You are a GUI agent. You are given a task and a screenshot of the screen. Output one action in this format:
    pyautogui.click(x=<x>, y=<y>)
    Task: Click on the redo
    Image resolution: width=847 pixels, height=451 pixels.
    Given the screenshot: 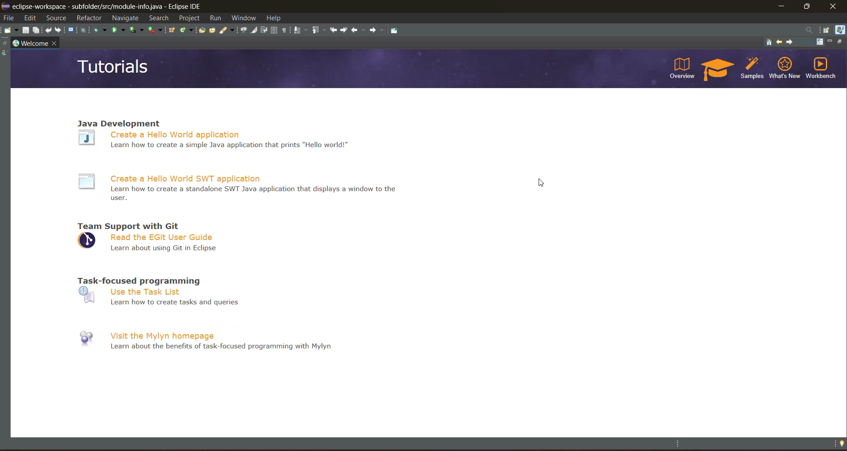 What is the action you would take?
    pyautogui.click(x=60, y=30)
    